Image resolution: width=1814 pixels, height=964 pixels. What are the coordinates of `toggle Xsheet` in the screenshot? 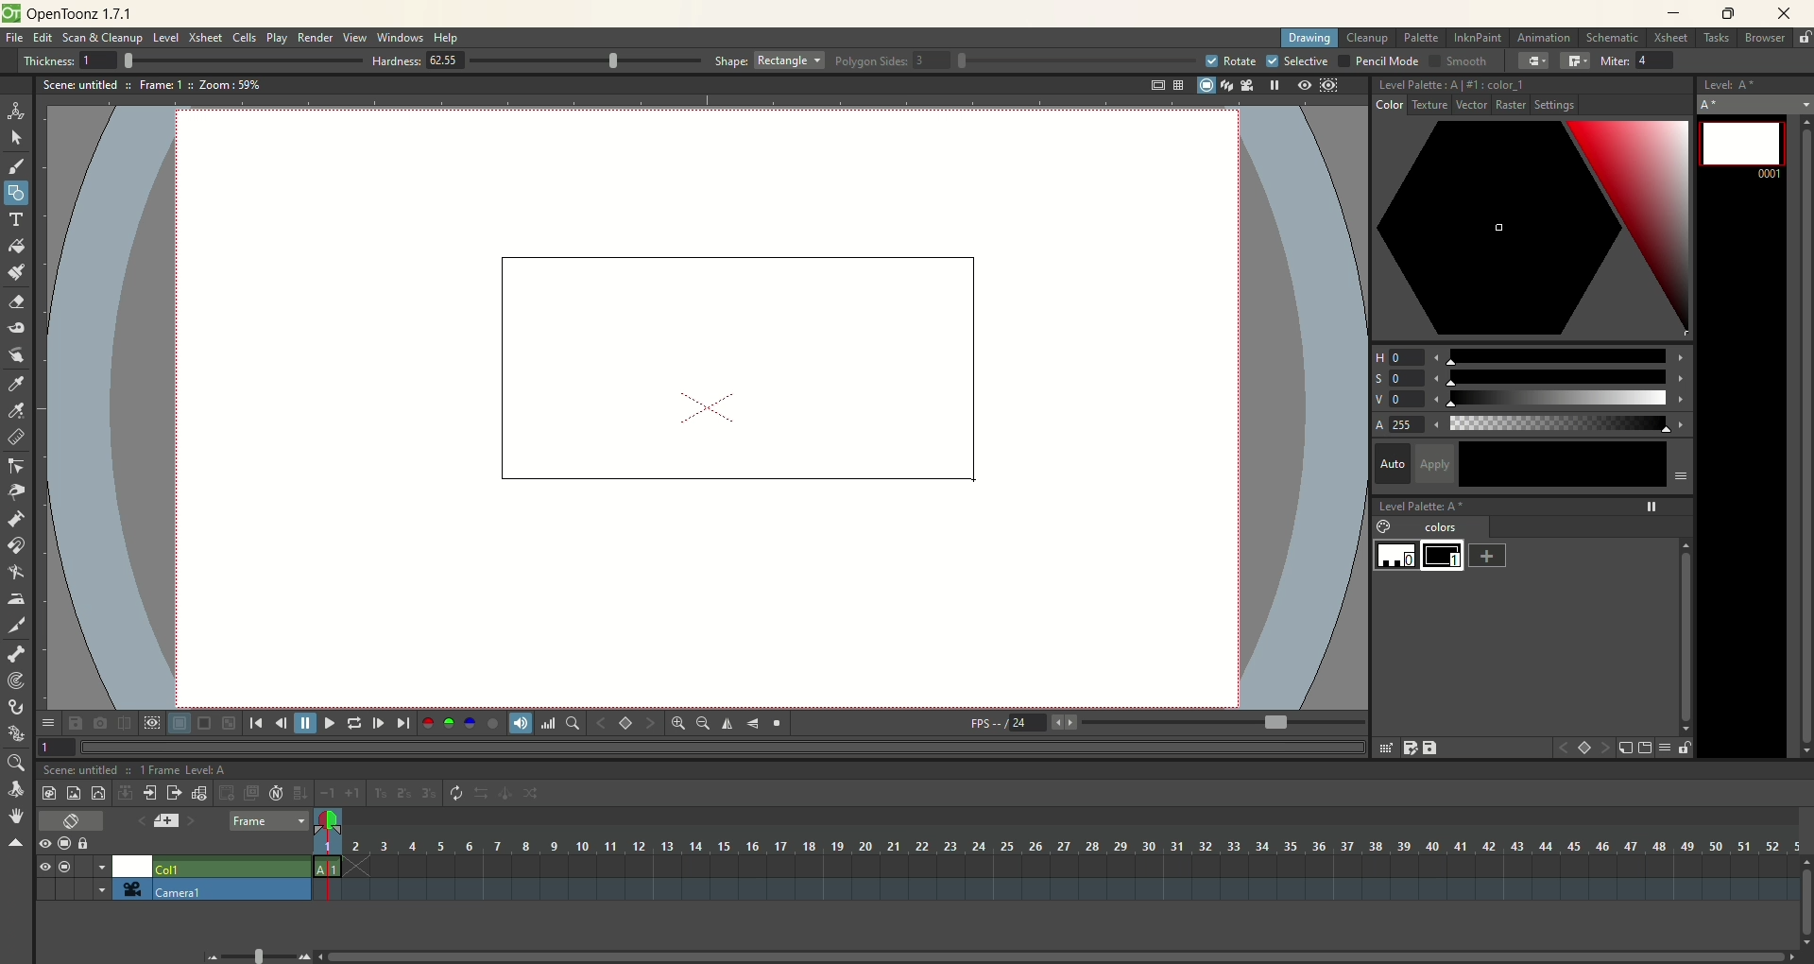 It's located at (73, 822).